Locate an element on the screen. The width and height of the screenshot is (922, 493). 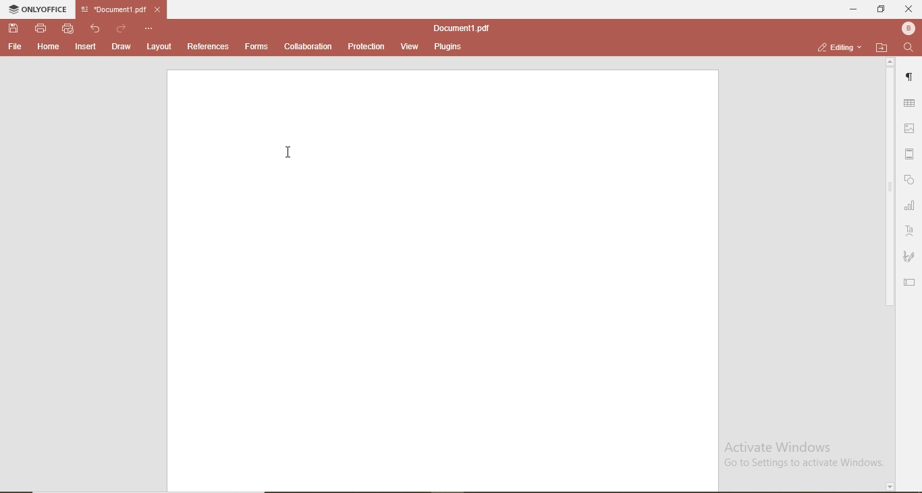
editing is located at coordinates (841, 46).